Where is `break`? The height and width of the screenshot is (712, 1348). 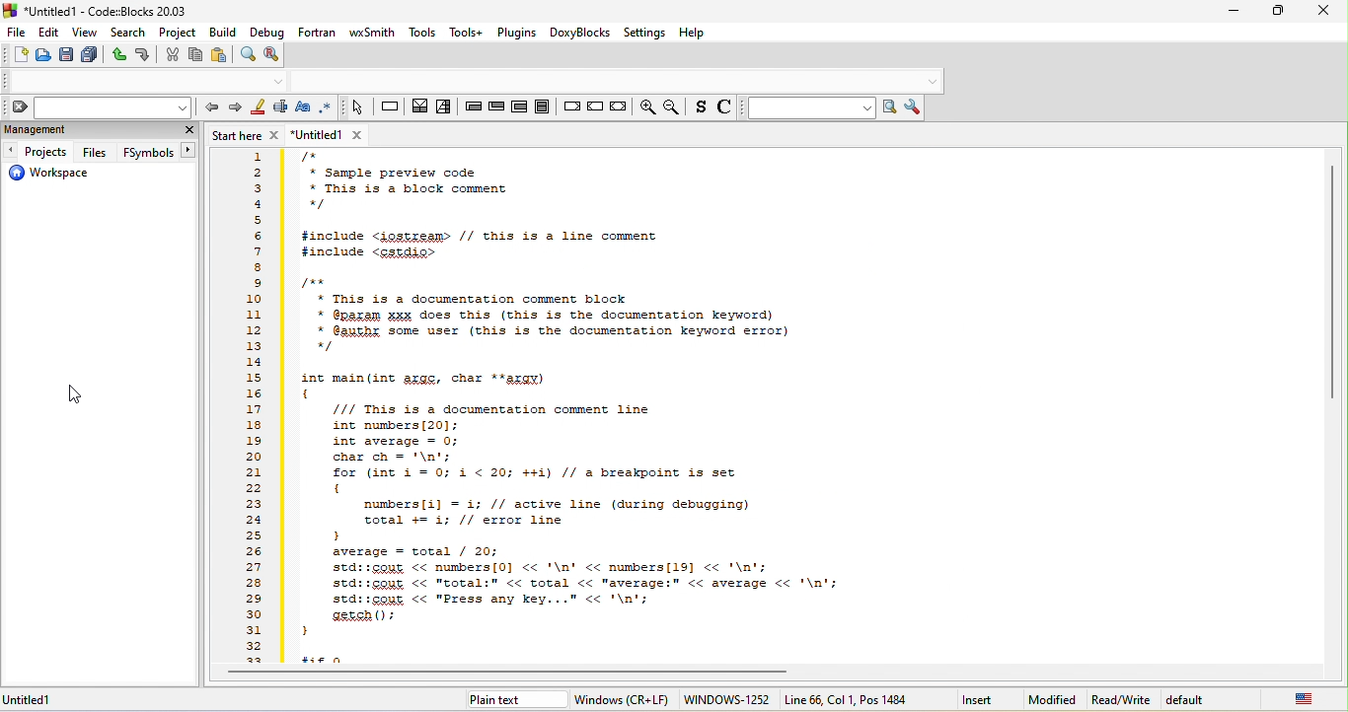 break is located at coordinates (570, 105).